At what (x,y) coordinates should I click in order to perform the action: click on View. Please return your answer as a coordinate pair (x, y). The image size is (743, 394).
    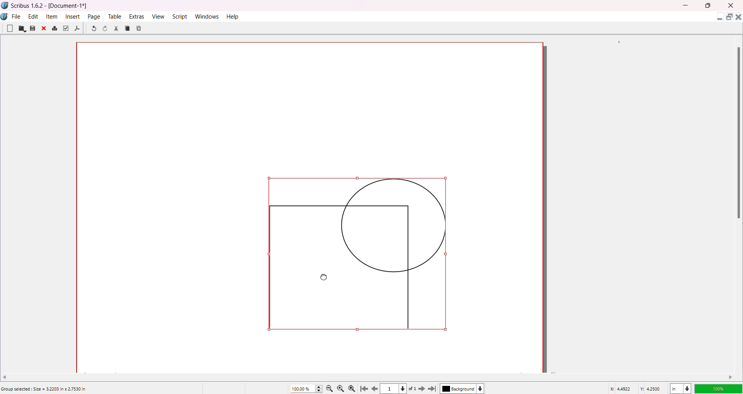
    Looking at the image, I should click on (158, 16).